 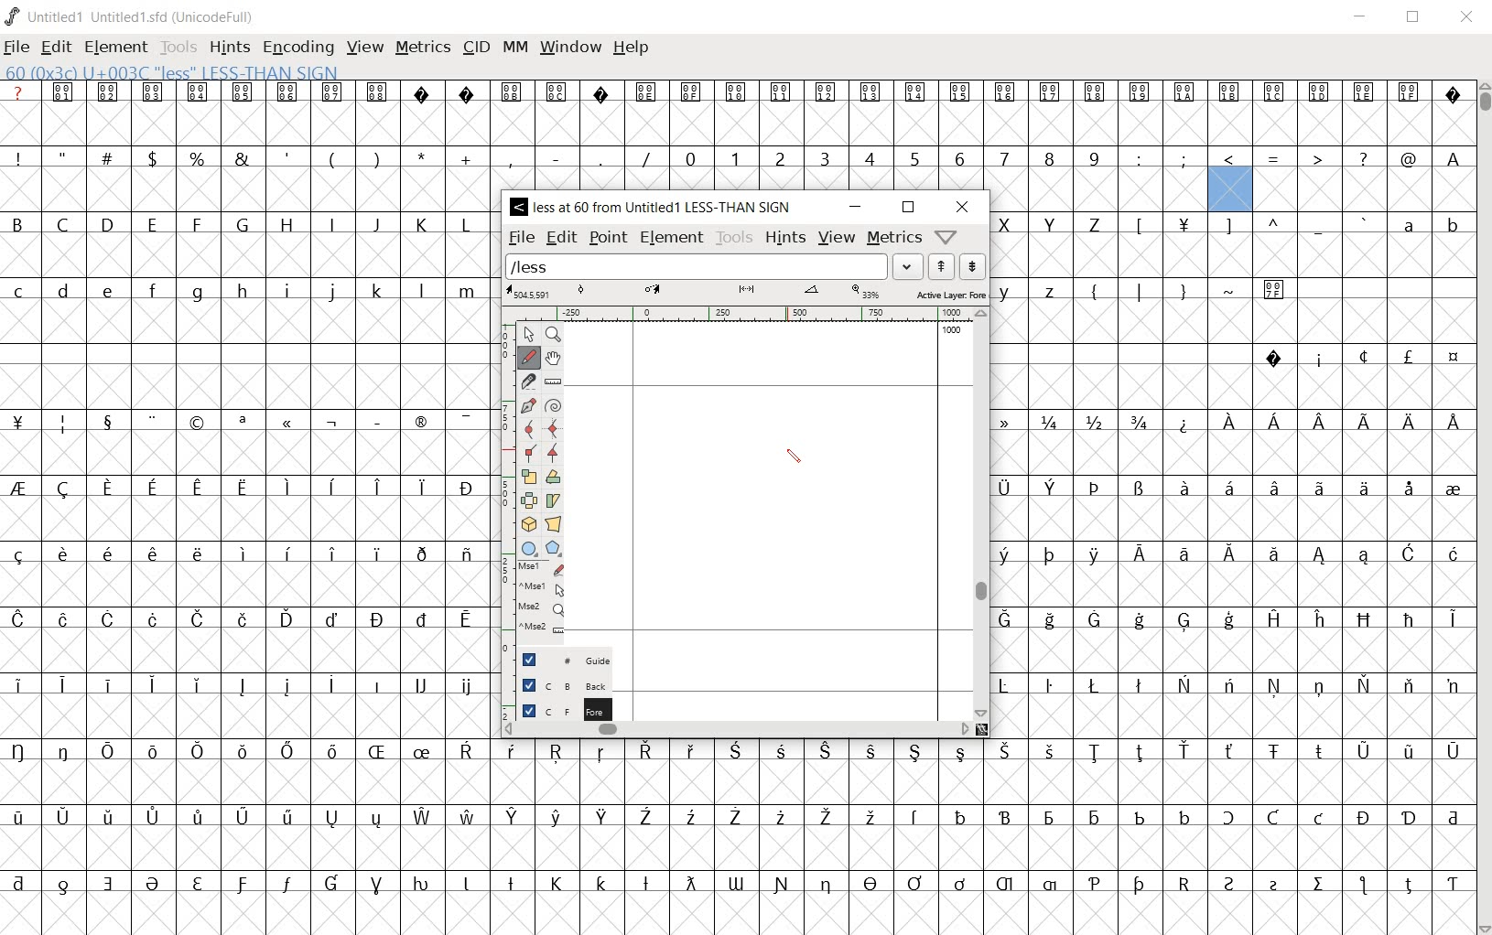 What do you see at coordinates (714, 266) in the screenshot?
I see `load word list` at bounding box center [714, 266].